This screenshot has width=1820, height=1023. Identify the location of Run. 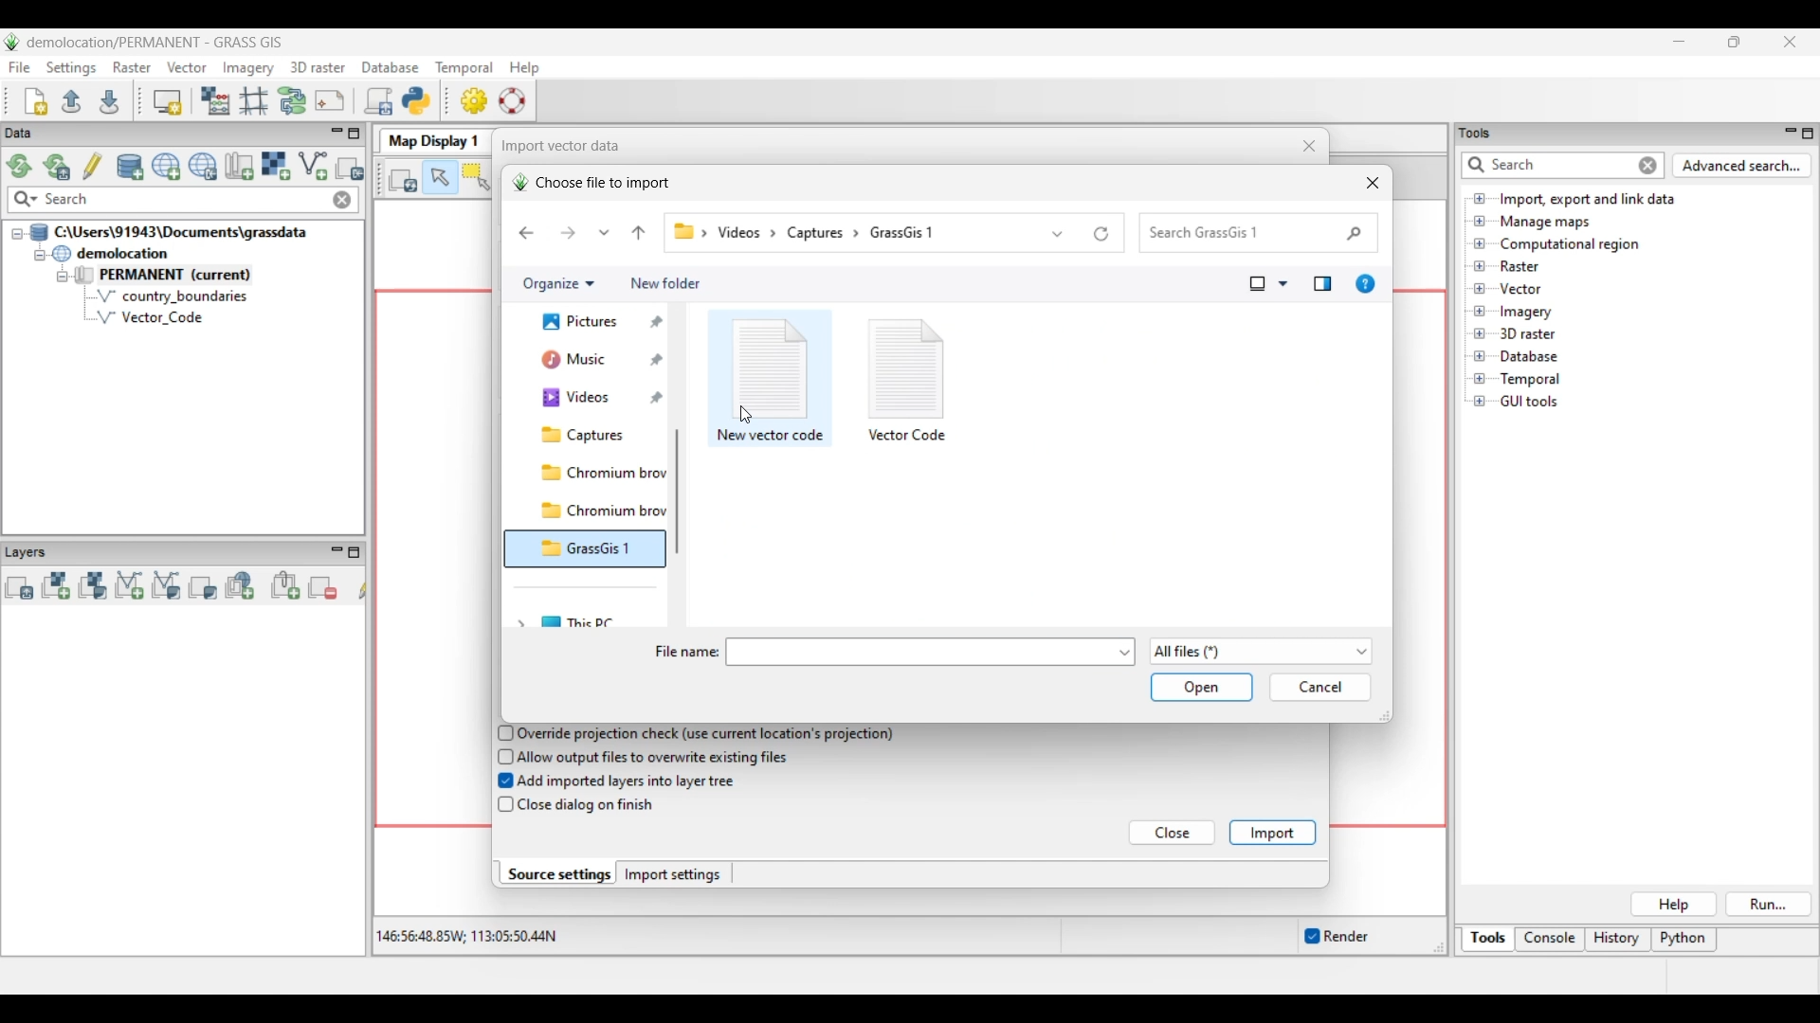
(1770, 905).